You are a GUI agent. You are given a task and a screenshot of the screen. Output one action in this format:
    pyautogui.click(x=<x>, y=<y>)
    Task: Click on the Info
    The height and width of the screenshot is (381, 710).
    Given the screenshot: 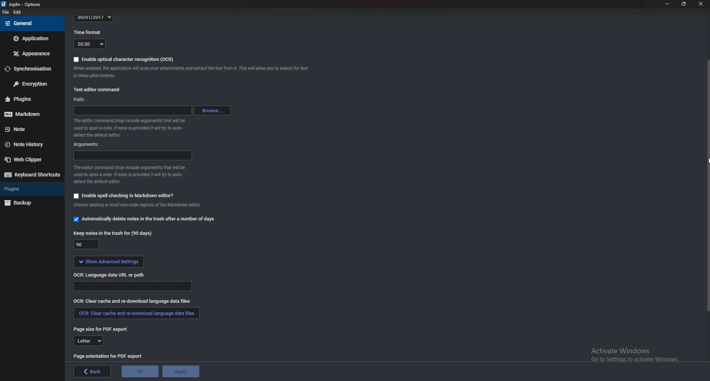 What is the action you would take?
    pyautogui.click(x=133, y=128)
    